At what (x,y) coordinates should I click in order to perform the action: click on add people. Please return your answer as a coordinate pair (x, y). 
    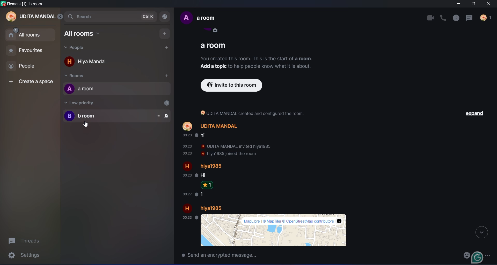
    Looking at the image, I should click on (167, 47).